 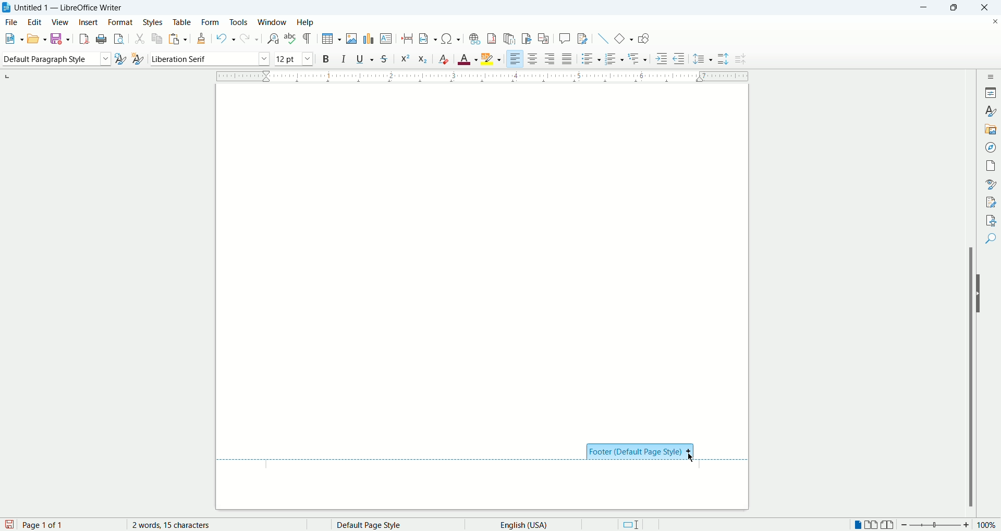 I want to click on page style, so click(x=388, y=525).